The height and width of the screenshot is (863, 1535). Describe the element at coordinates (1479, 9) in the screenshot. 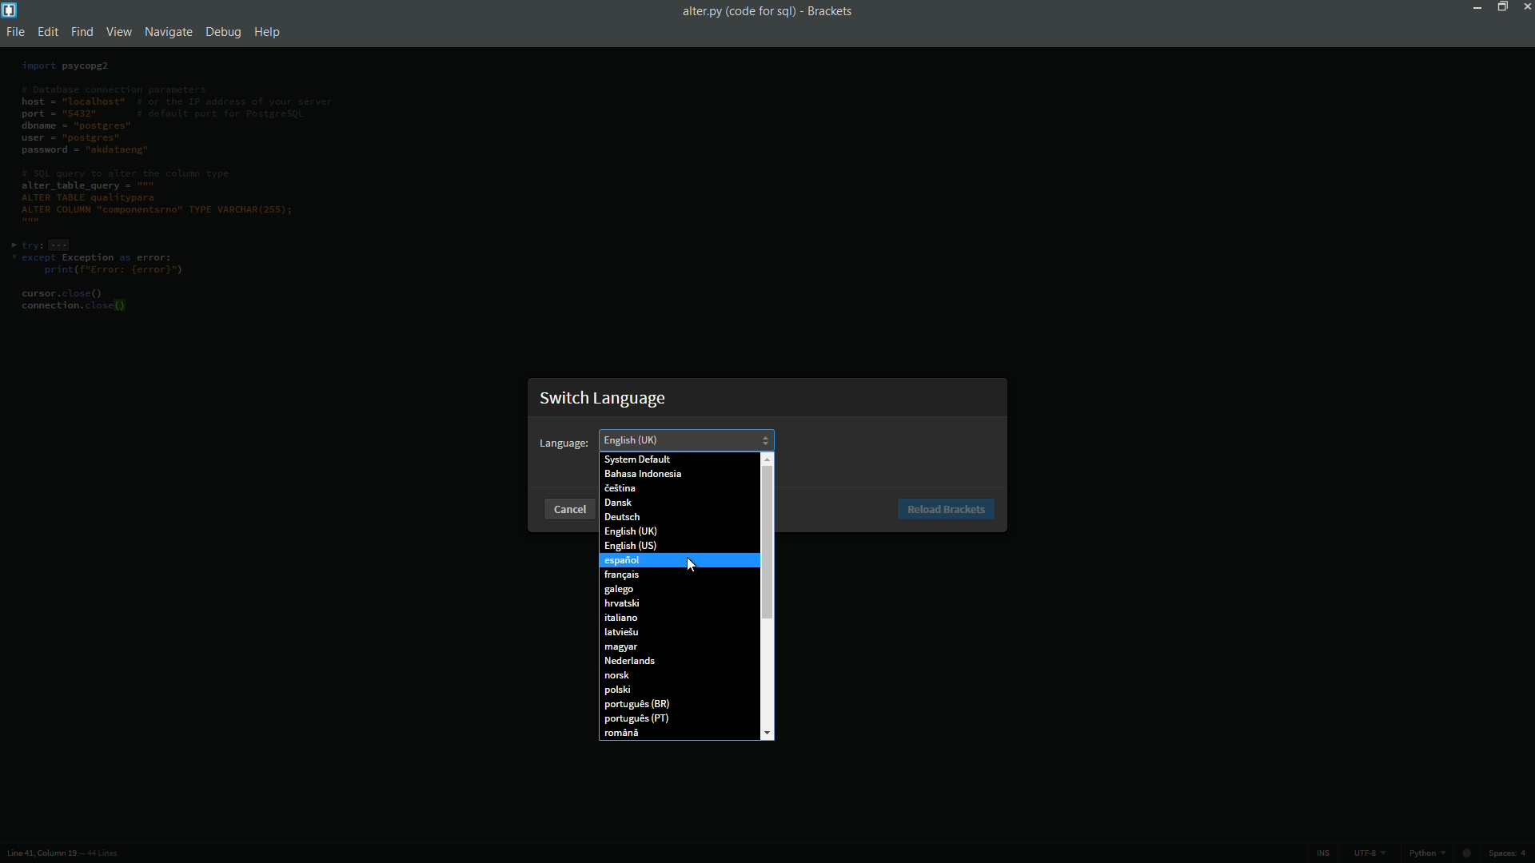

I see `minimize` at that location.